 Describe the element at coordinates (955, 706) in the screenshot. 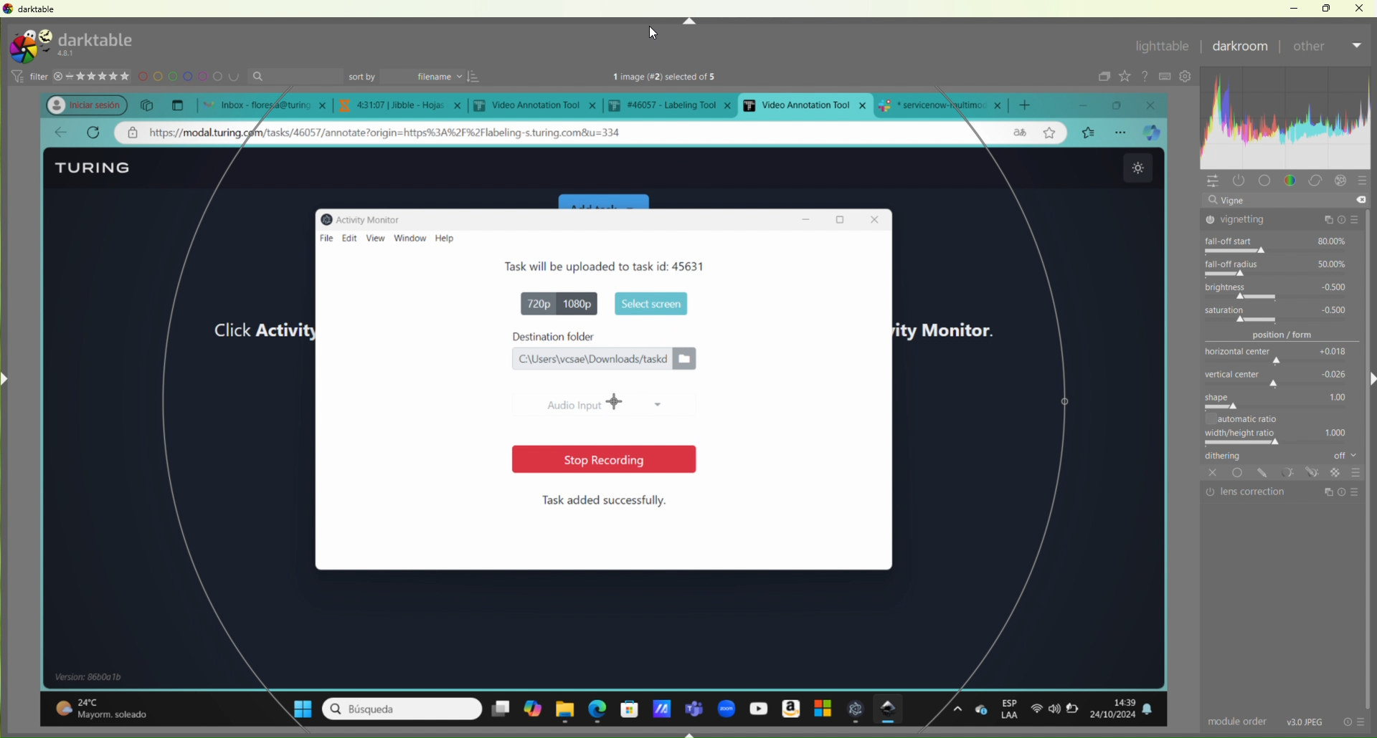

I see `options` at that location.